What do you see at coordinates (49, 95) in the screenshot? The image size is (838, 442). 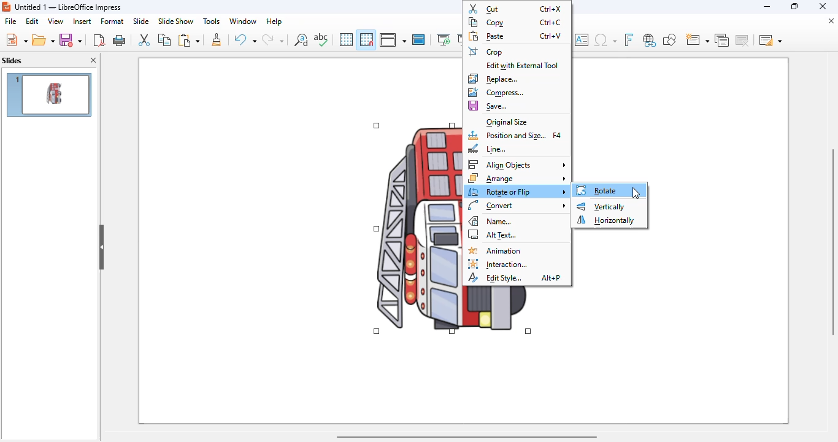 I see `slide 1` at bounding box center [49, 95].